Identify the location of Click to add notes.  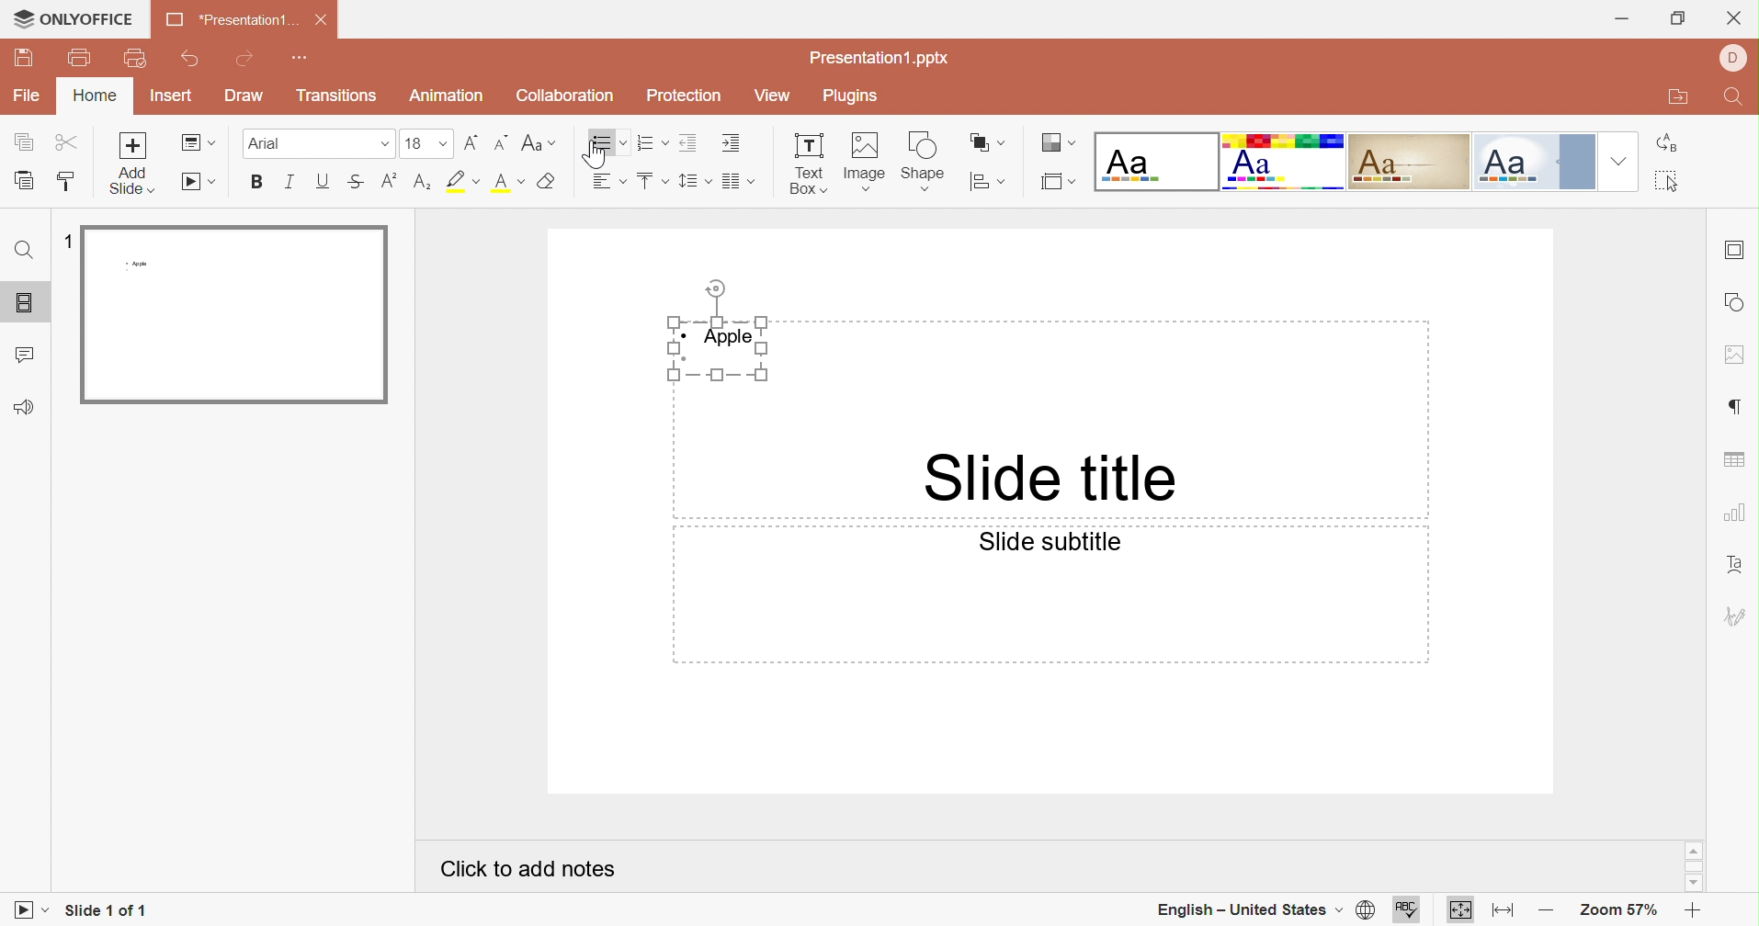
(528, 865).